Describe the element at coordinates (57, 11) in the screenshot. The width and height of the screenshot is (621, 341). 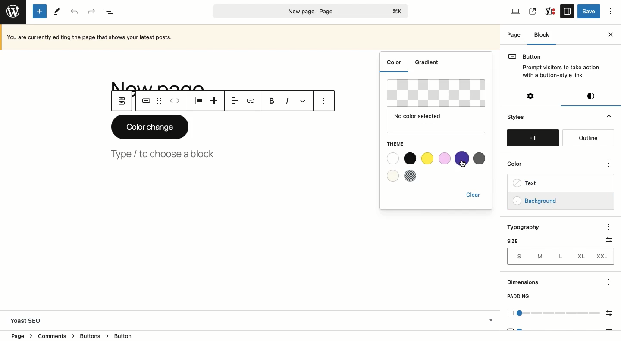
I see `Tools` at that location.